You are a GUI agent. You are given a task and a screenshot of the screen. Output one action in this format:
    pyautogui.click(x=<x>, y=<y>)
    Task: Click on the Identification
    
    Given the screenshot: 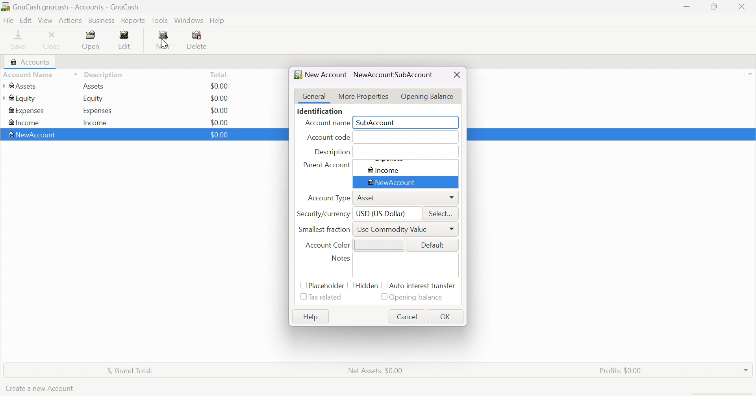 What is the action you would take?
    pyautogui.click(x=321, y=110)
    